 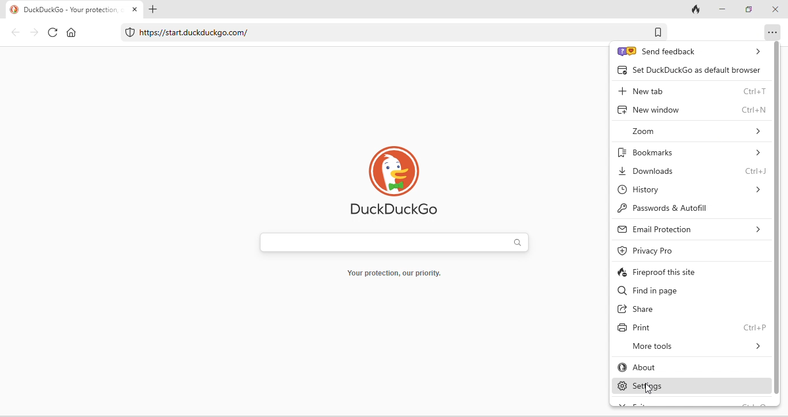 What do you see at coordinates (779, 219) in the screenshot?
I see `vertical scroll bar` at bounding box center [779, 219].